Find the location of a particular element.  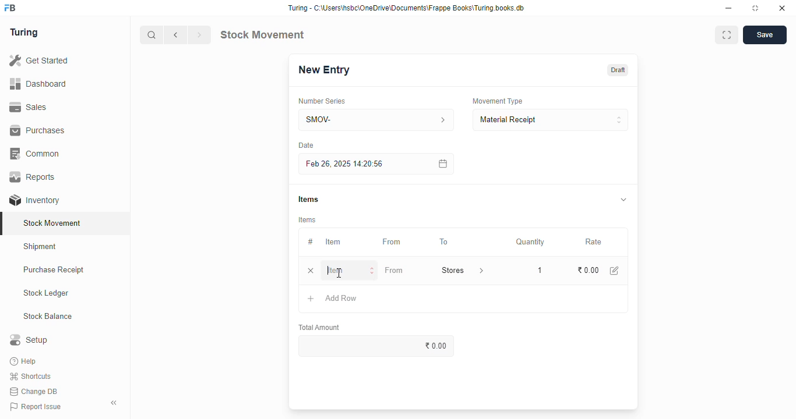

minimize is located at coordinates (728, 9).